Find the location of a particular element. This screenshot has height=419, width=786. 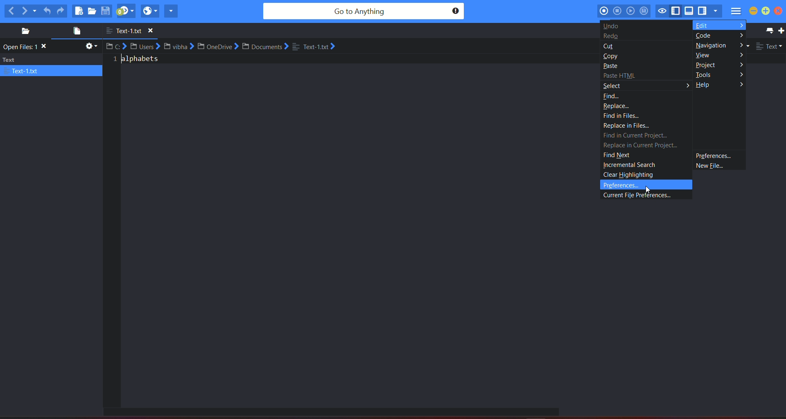

paste is located at coordinates (614, 67).